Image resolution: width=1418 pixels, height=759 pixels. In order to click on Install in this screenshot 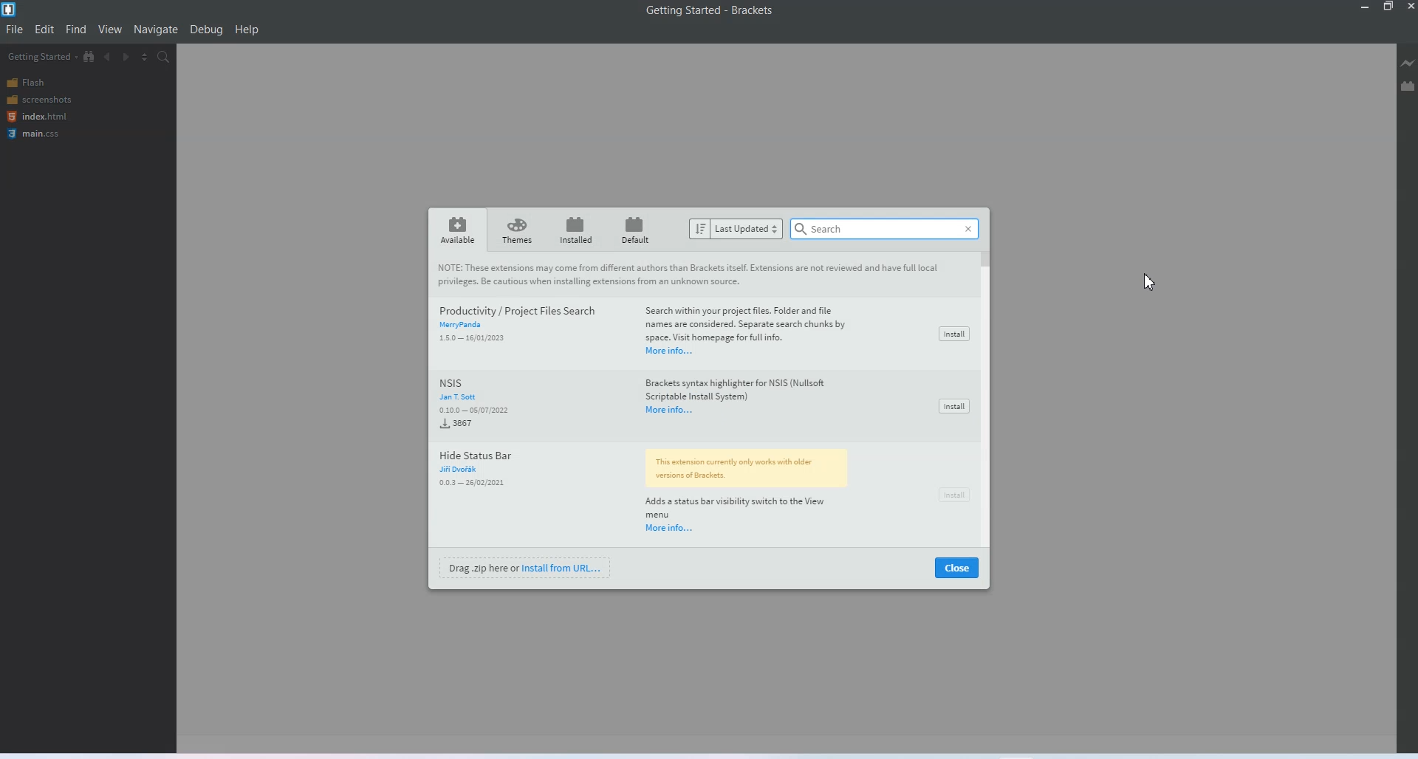, I will do `click(954, 406)`.